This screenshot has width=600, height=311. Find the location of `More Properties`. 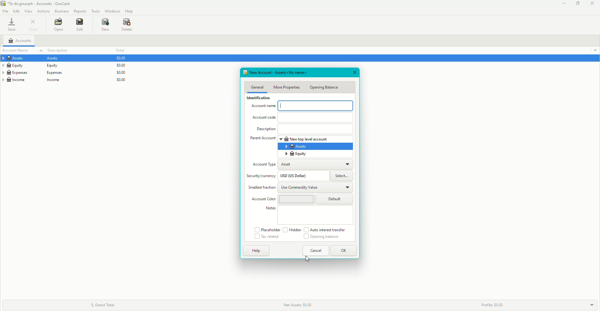

More Properties is located at coordinates (287, 87).